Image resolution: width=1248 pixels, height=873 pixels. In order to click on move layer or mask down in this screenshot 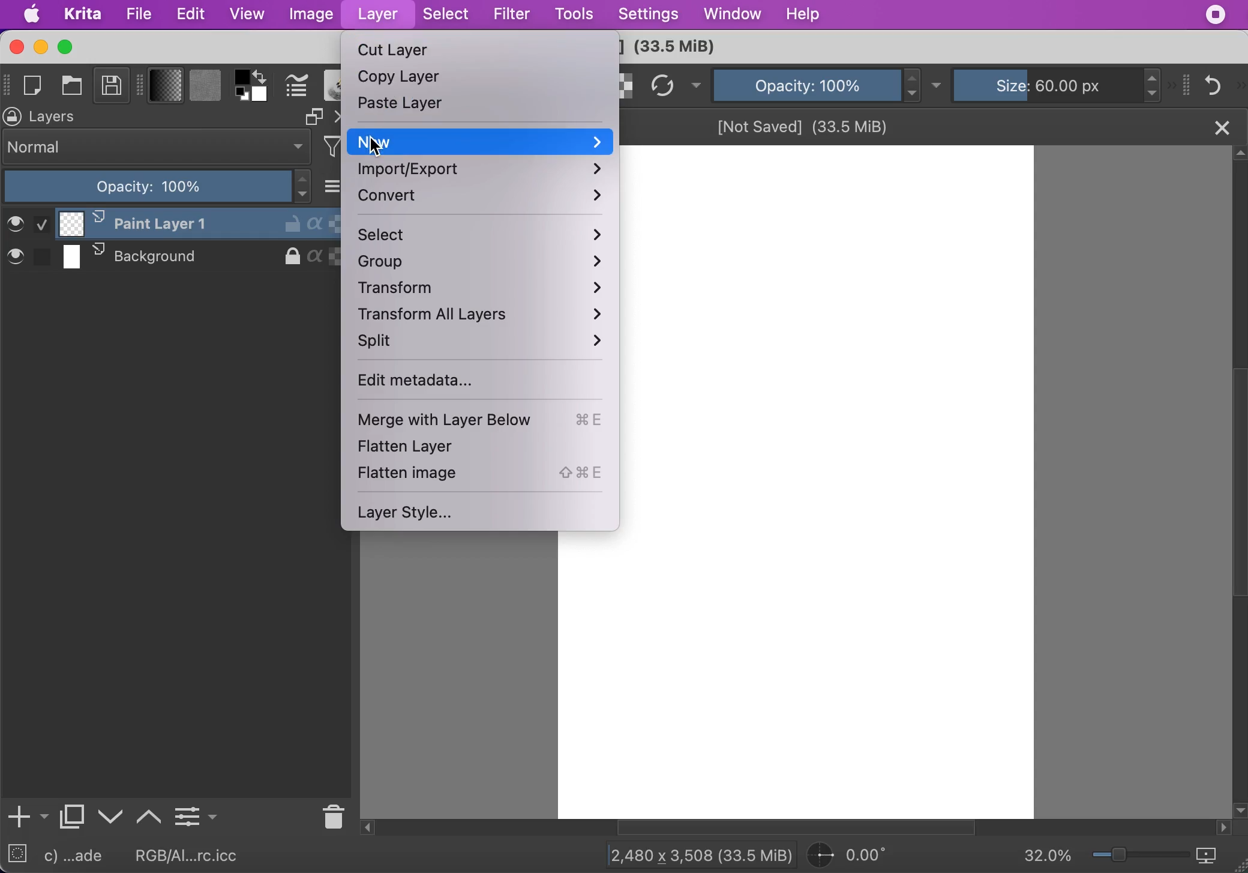, I will do `click(111, 817)`.